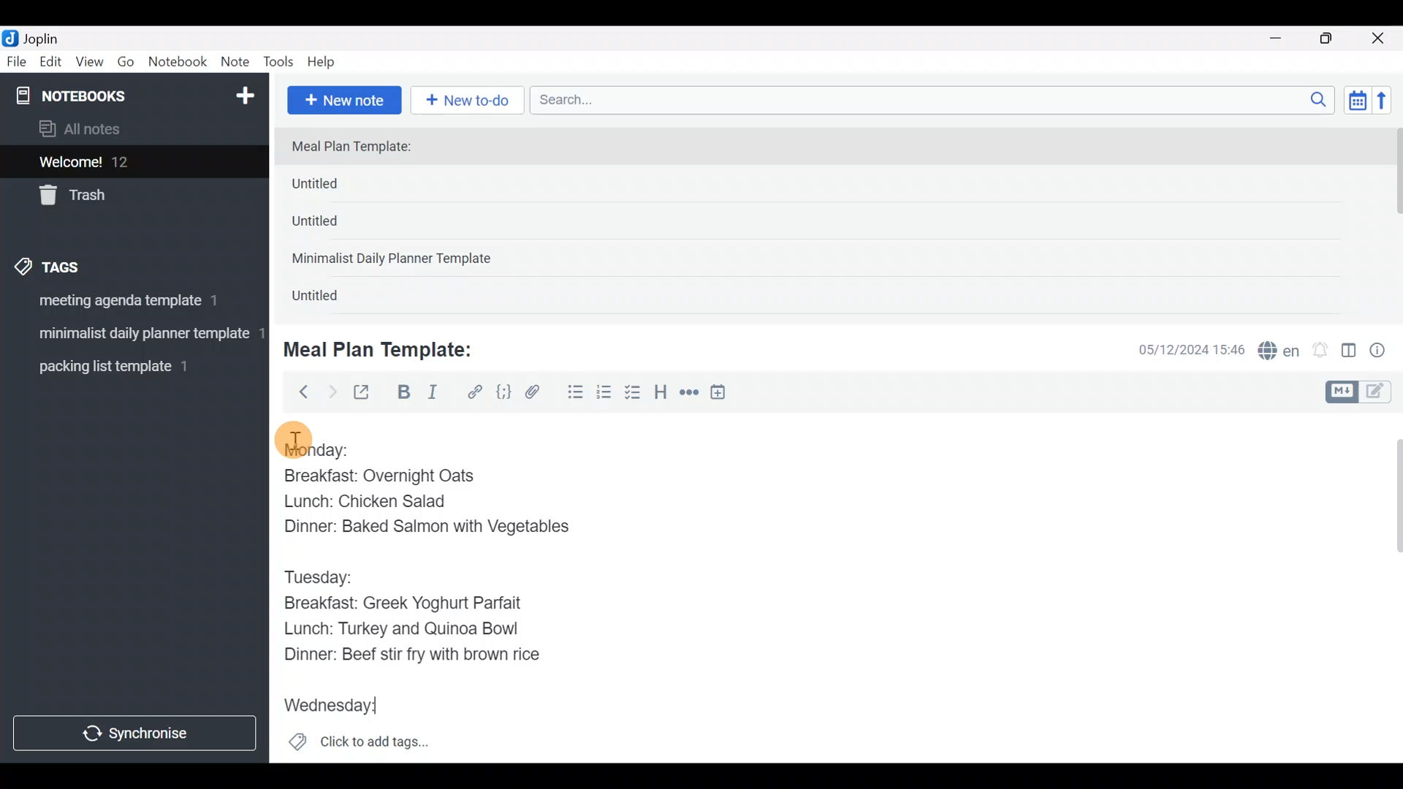 This screenshot has height=789, width=1403. What do you see at coordinates (1335, 39) in the screenshot?
I see `Maximize` at bounding box center [1335, 39].